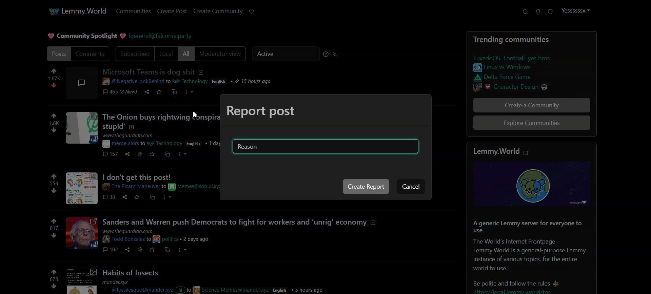 This screenshot has width=651, height=294. Describe the element at coordinates (120, 92) in the screenshot. I see `comments` at that location.